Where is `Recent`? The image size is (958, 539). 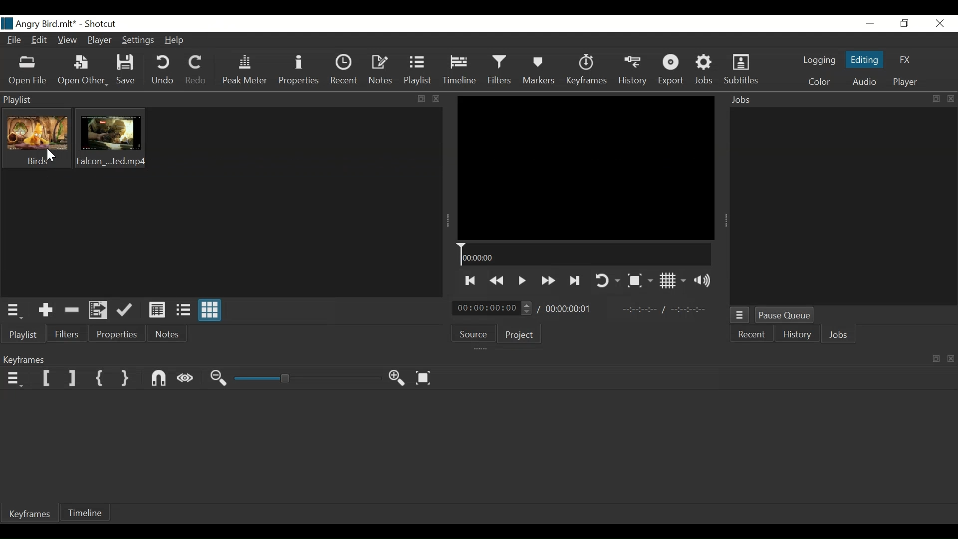
Recent is located at coordinates (753, 335).